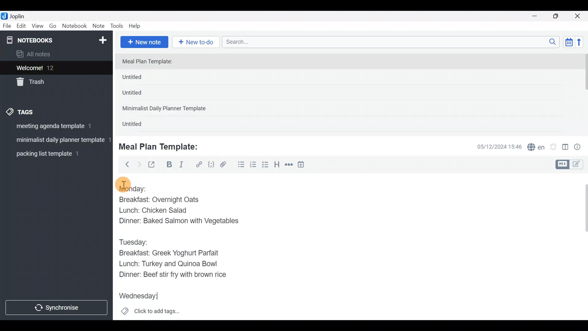 Image resolution: width=588 pixels, height=331 pixels. Describe the element at coordinates (140, 95) in the screenshot. I see `Untitled` at that location.